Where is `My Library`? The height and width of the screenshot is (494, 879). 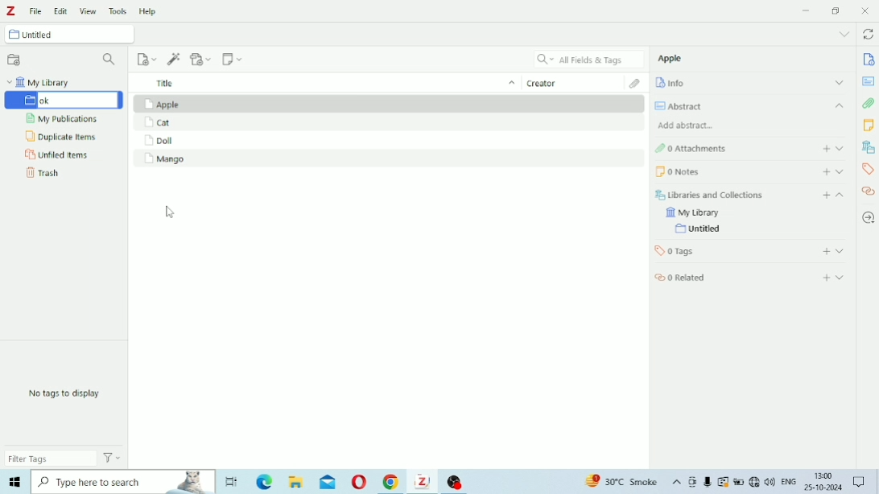
My Library is located at coordinates (40, 80).